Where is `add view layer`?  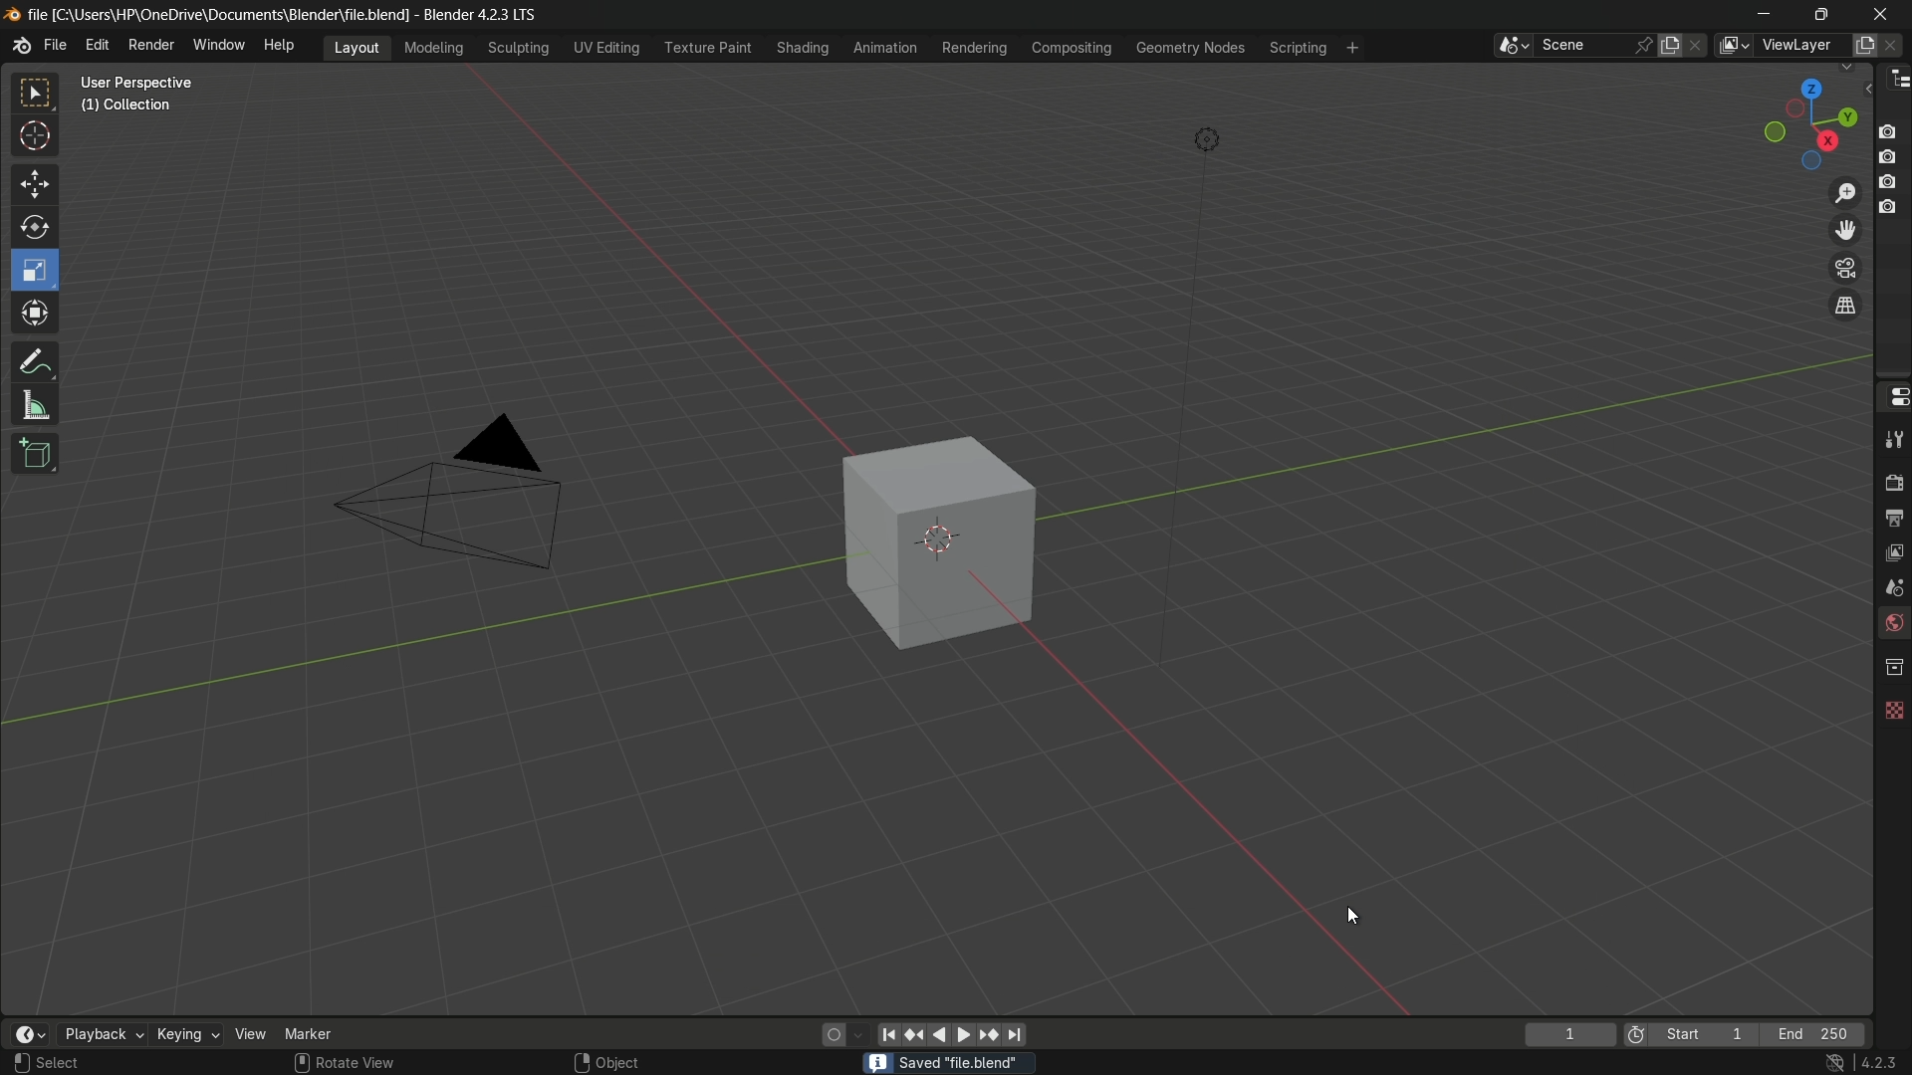
add view layer is located at coordinates (1862, 44).